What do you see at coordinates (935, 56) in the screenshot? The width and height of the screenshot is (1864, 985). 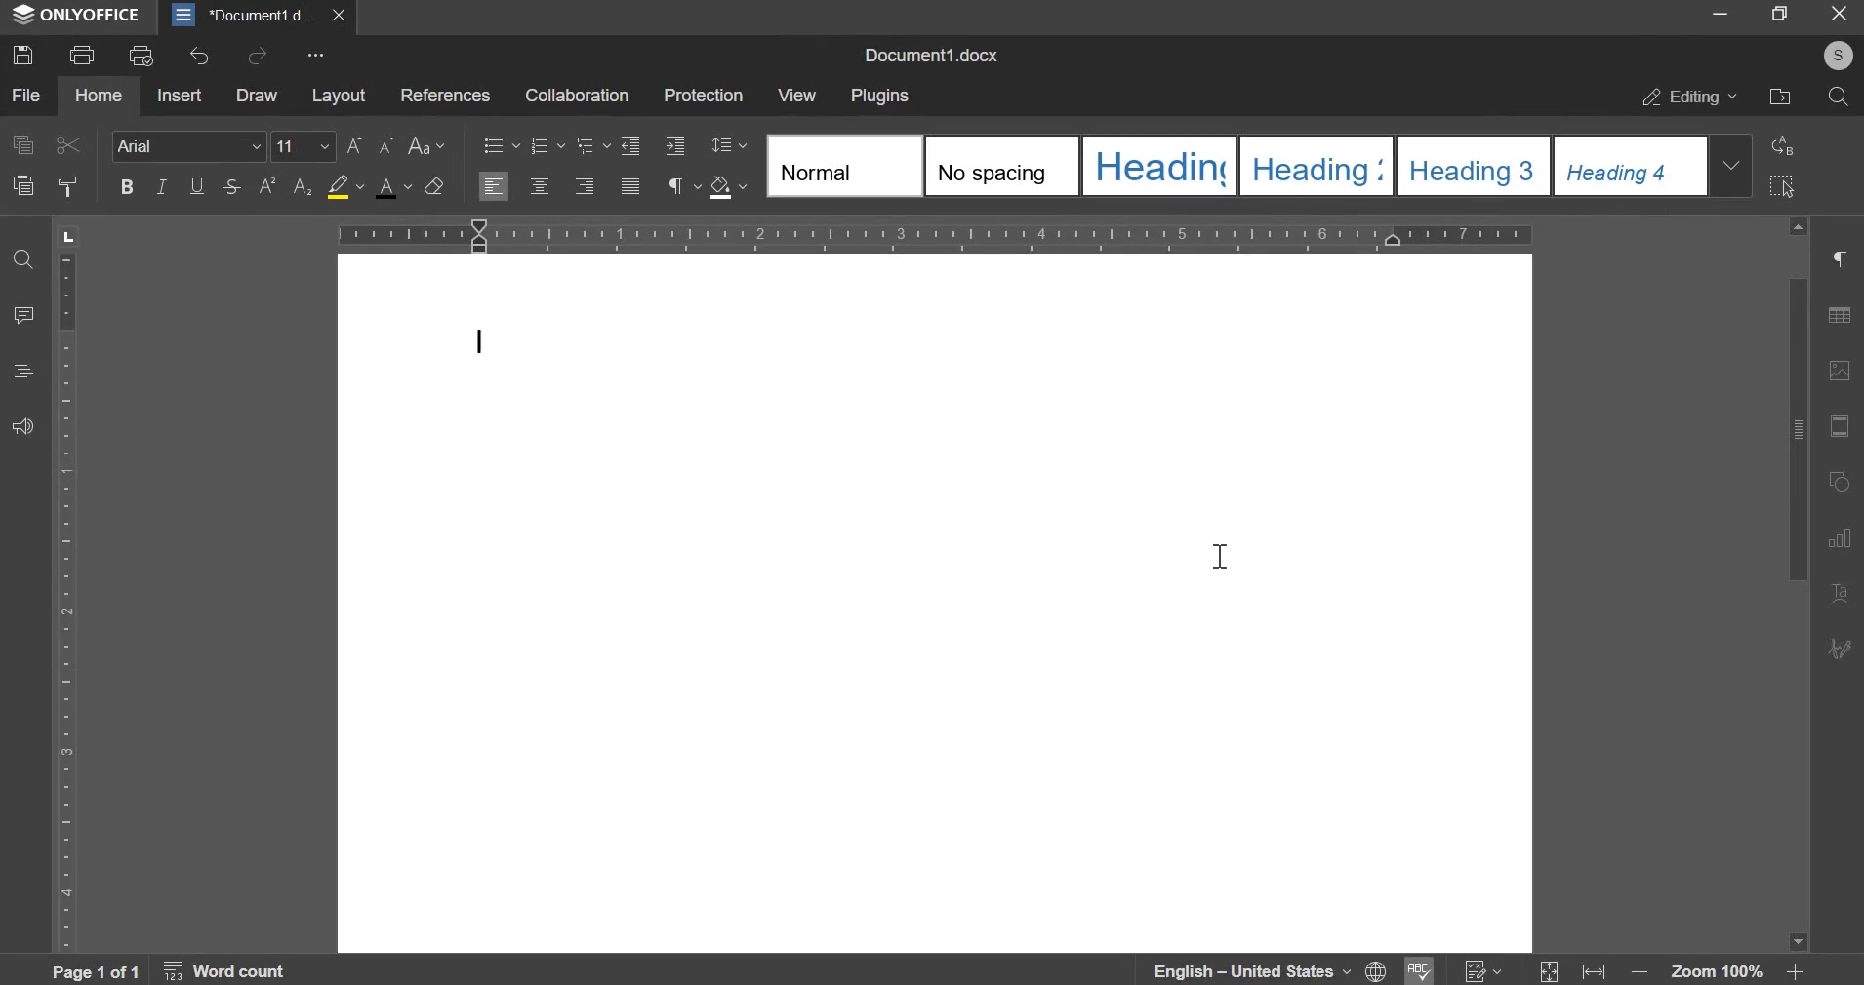 I see `Document1.docx` at bounding box center [935, 56].